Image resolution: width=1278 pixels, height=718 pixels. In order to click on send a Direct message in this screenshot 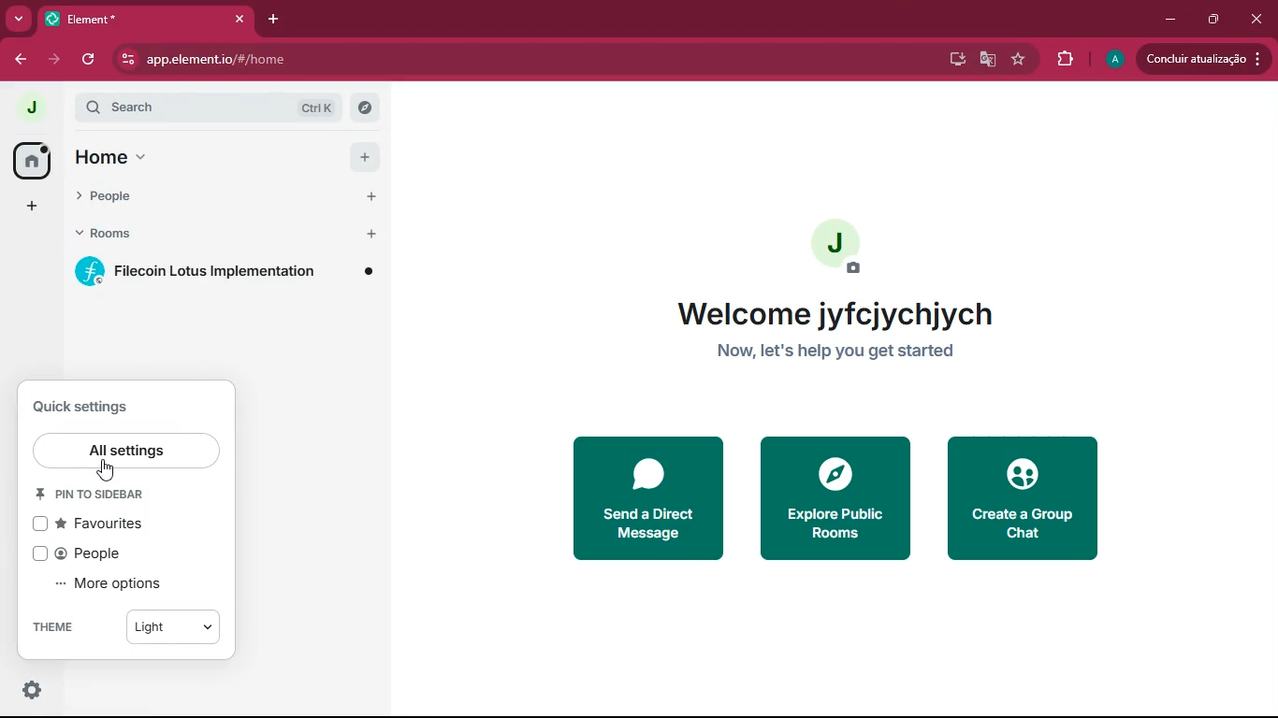, I will do `click(642, 502)`.